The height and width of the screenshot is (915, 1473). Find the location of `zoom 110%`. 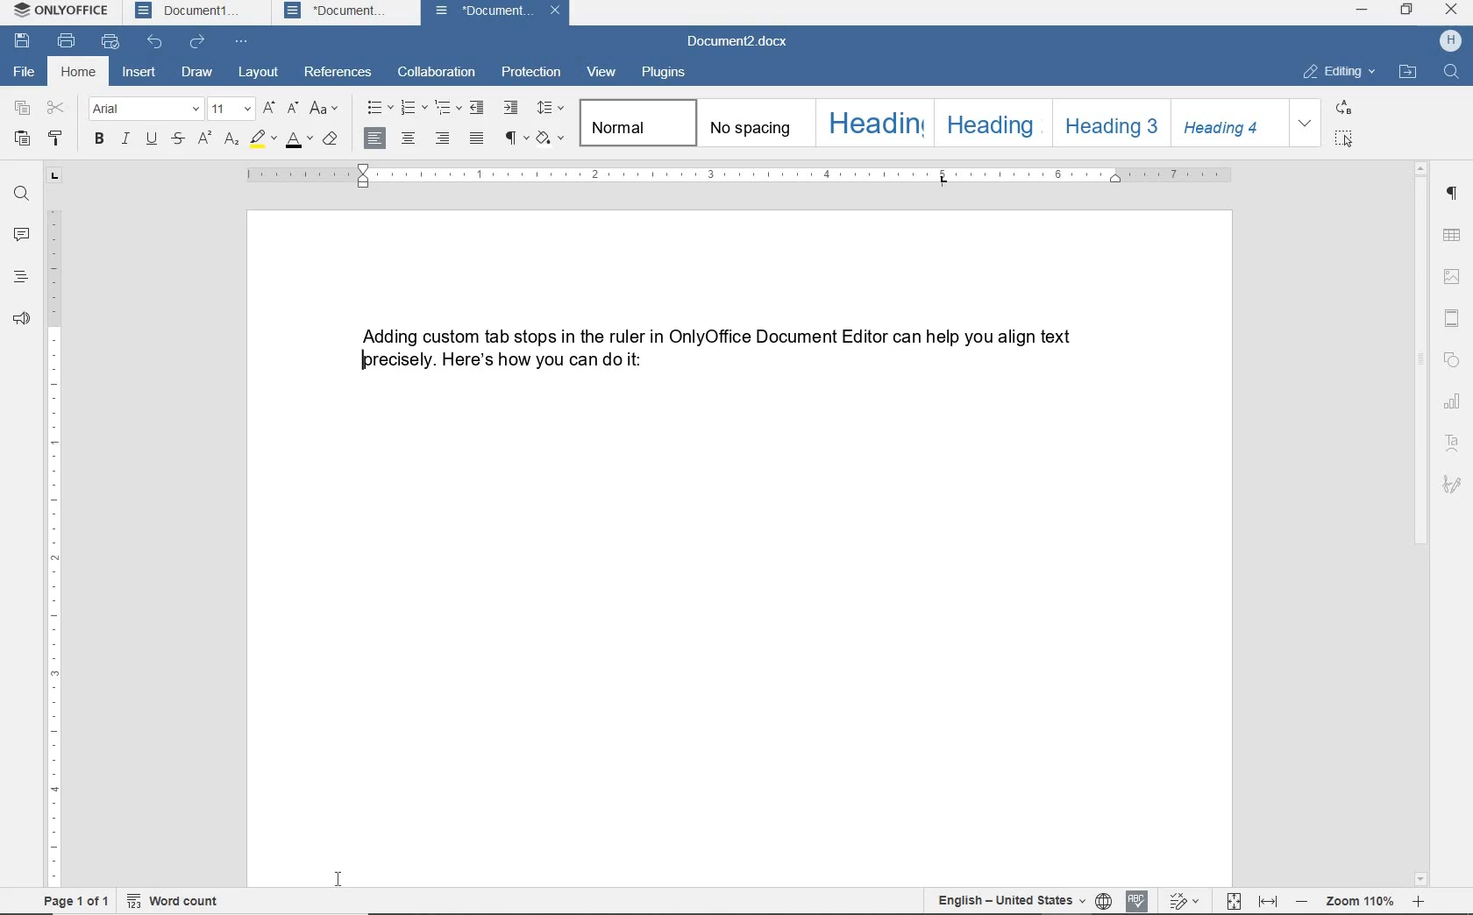

zoom 110% is located at coordinates (1359, 903).